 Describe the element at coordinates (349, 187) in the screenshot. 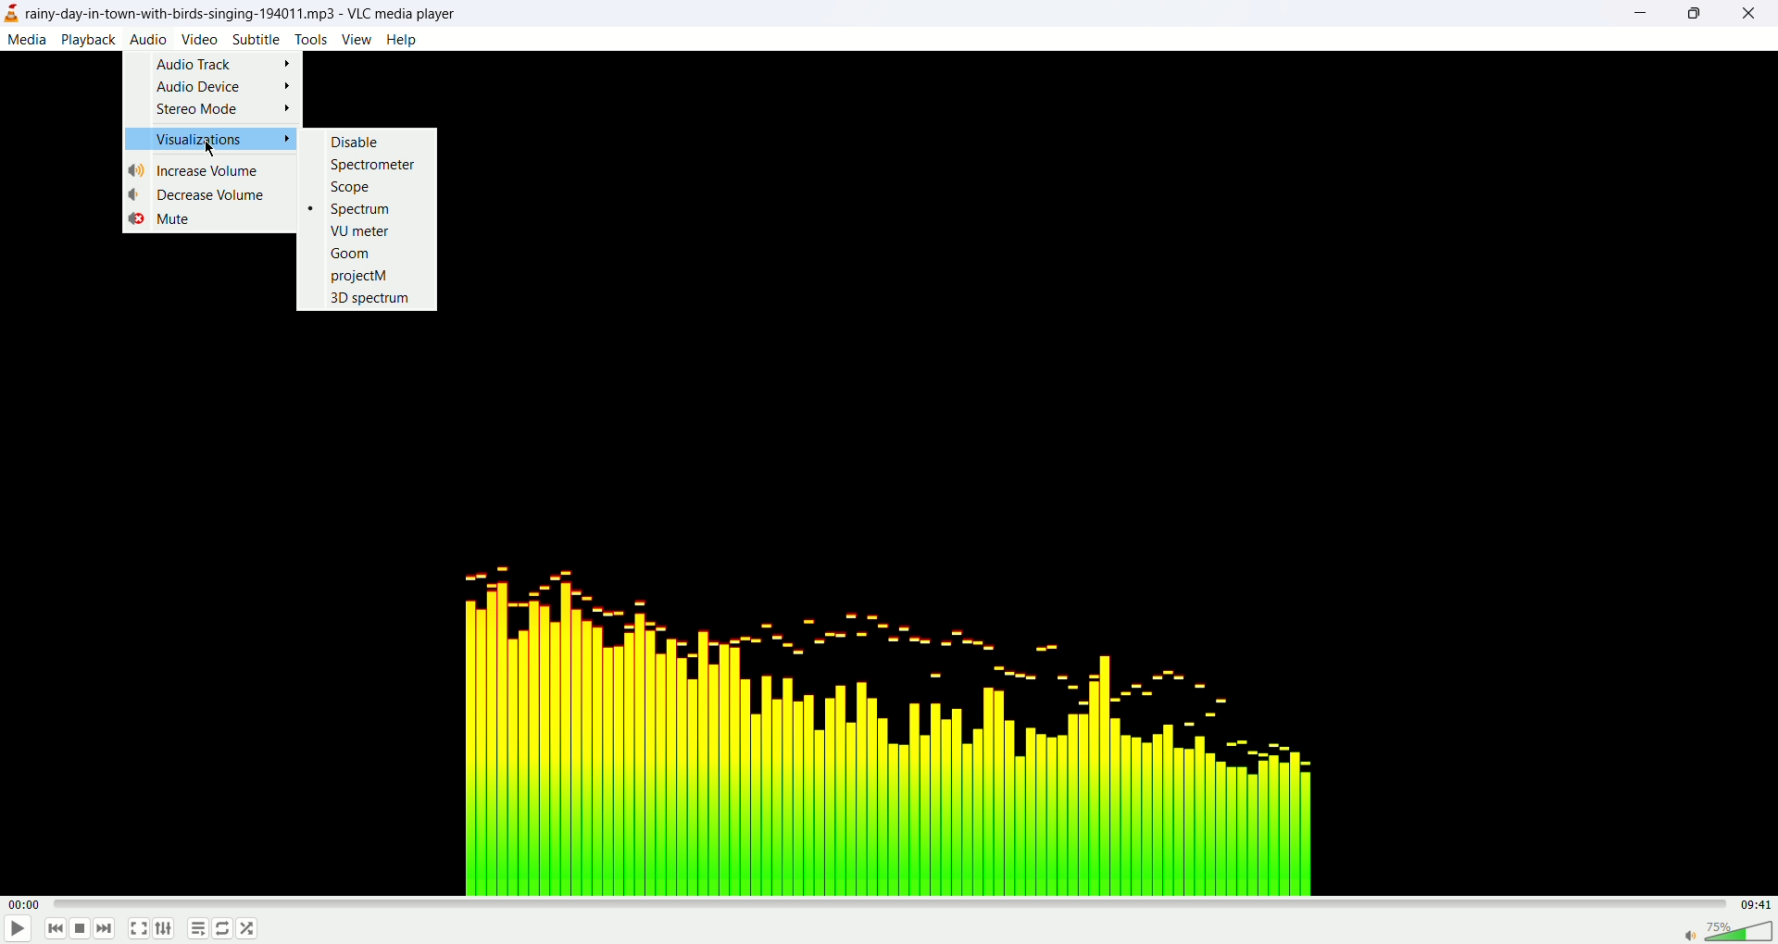

I see `scope` at that location.